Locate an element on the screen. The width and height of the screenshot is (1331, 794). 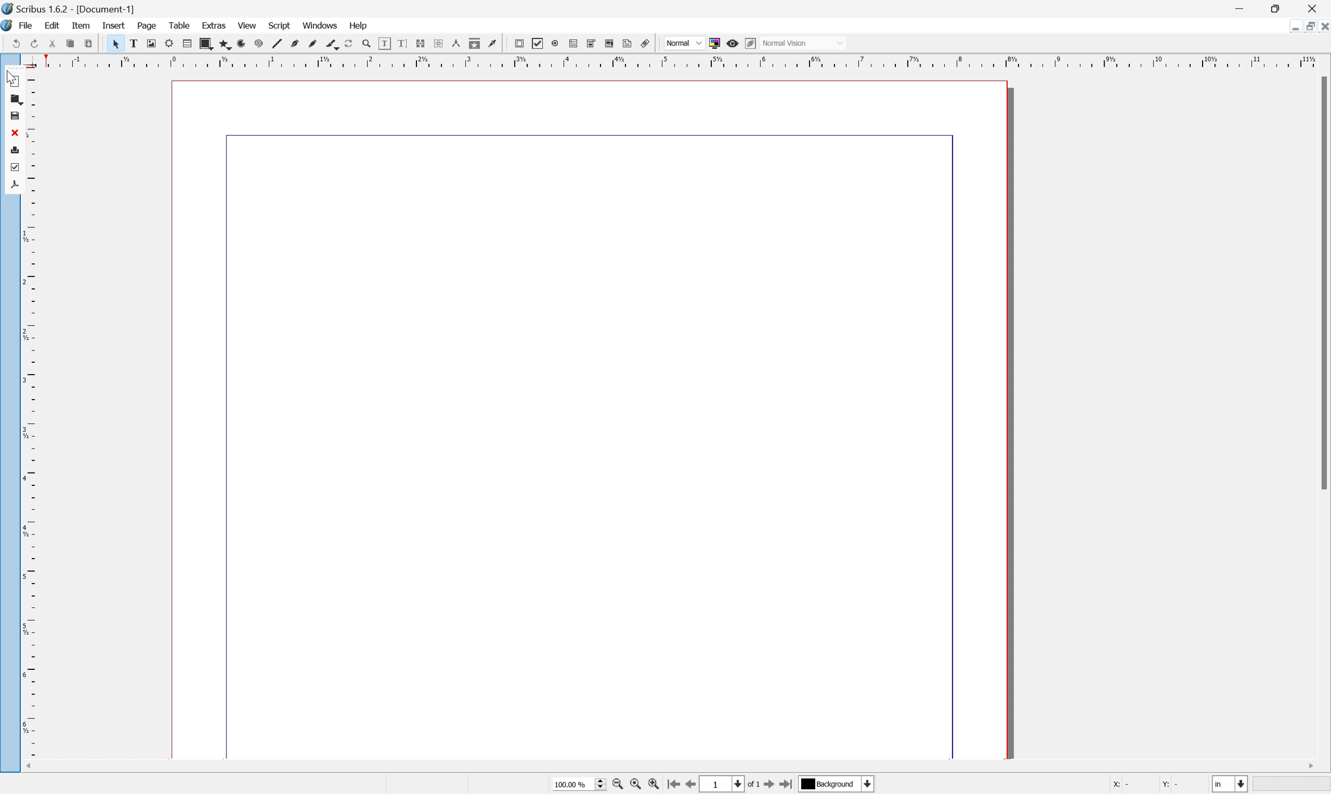
save is located at coordinates (51, 43).